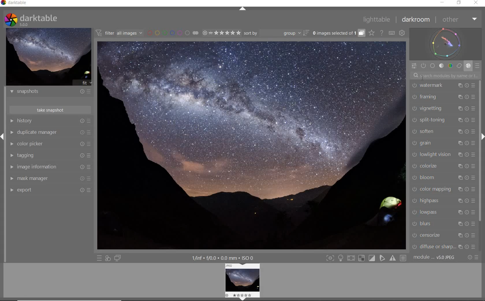 This screenshot has height=301, width=485. I want to click on toggle gamut checking, so click(394, 258).